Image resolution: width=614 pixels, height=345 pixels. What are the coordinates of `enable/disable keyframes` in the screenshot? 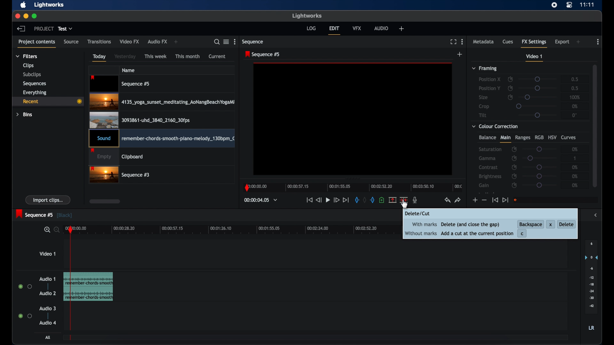 It's located at (514, 158).